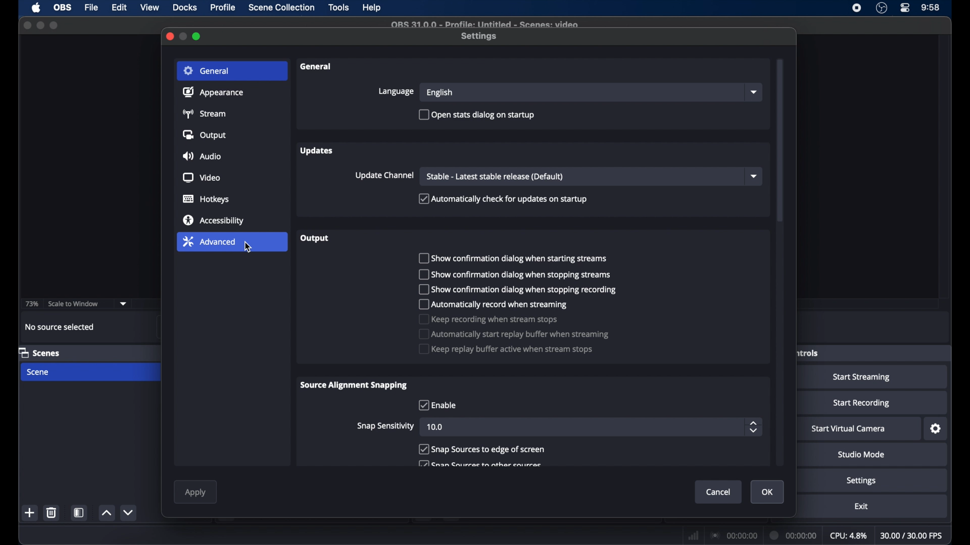  I want to click on scale to window, so click(74, 303).